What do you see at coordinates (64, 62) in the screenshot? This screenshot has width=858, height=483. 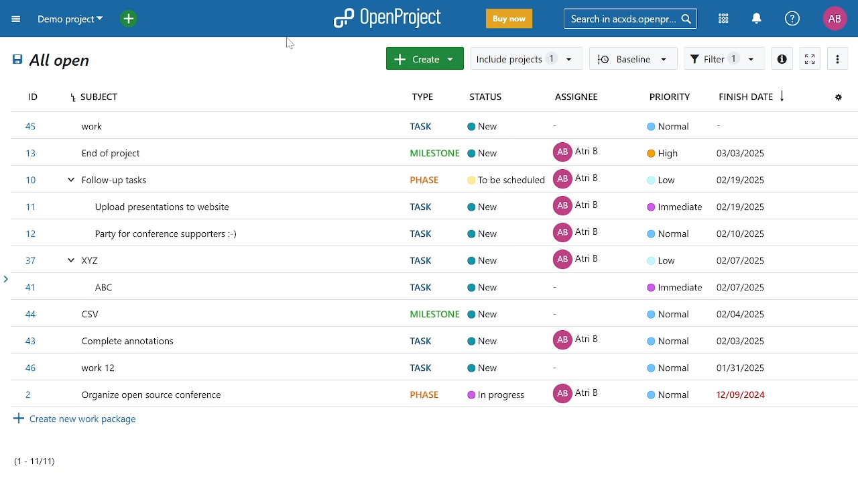 I see `All open` at bounding box center [64, 62].